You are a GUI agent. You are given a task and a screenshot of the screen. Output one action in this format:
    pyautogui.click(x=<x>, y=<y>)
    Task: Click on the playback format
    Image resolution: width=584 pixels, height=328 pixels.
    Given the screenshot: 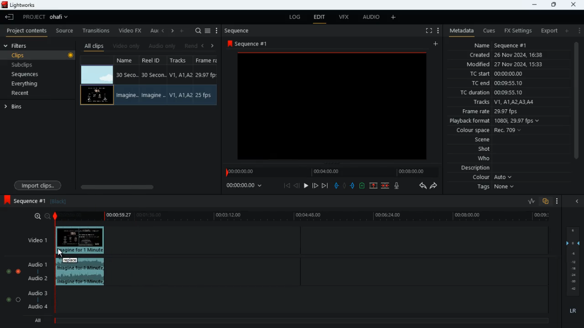 What is the action you would take?
    pyautogui.click(x=495, y=121)
    